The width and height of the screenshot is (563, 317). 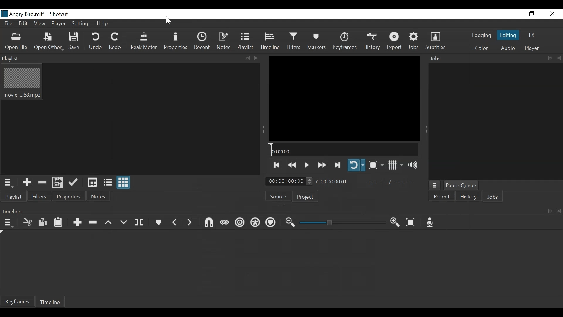 What do you see at coordinates (435, 186) in the screenshot?
I see `Jobs menu` at bounding box center [435, 186].